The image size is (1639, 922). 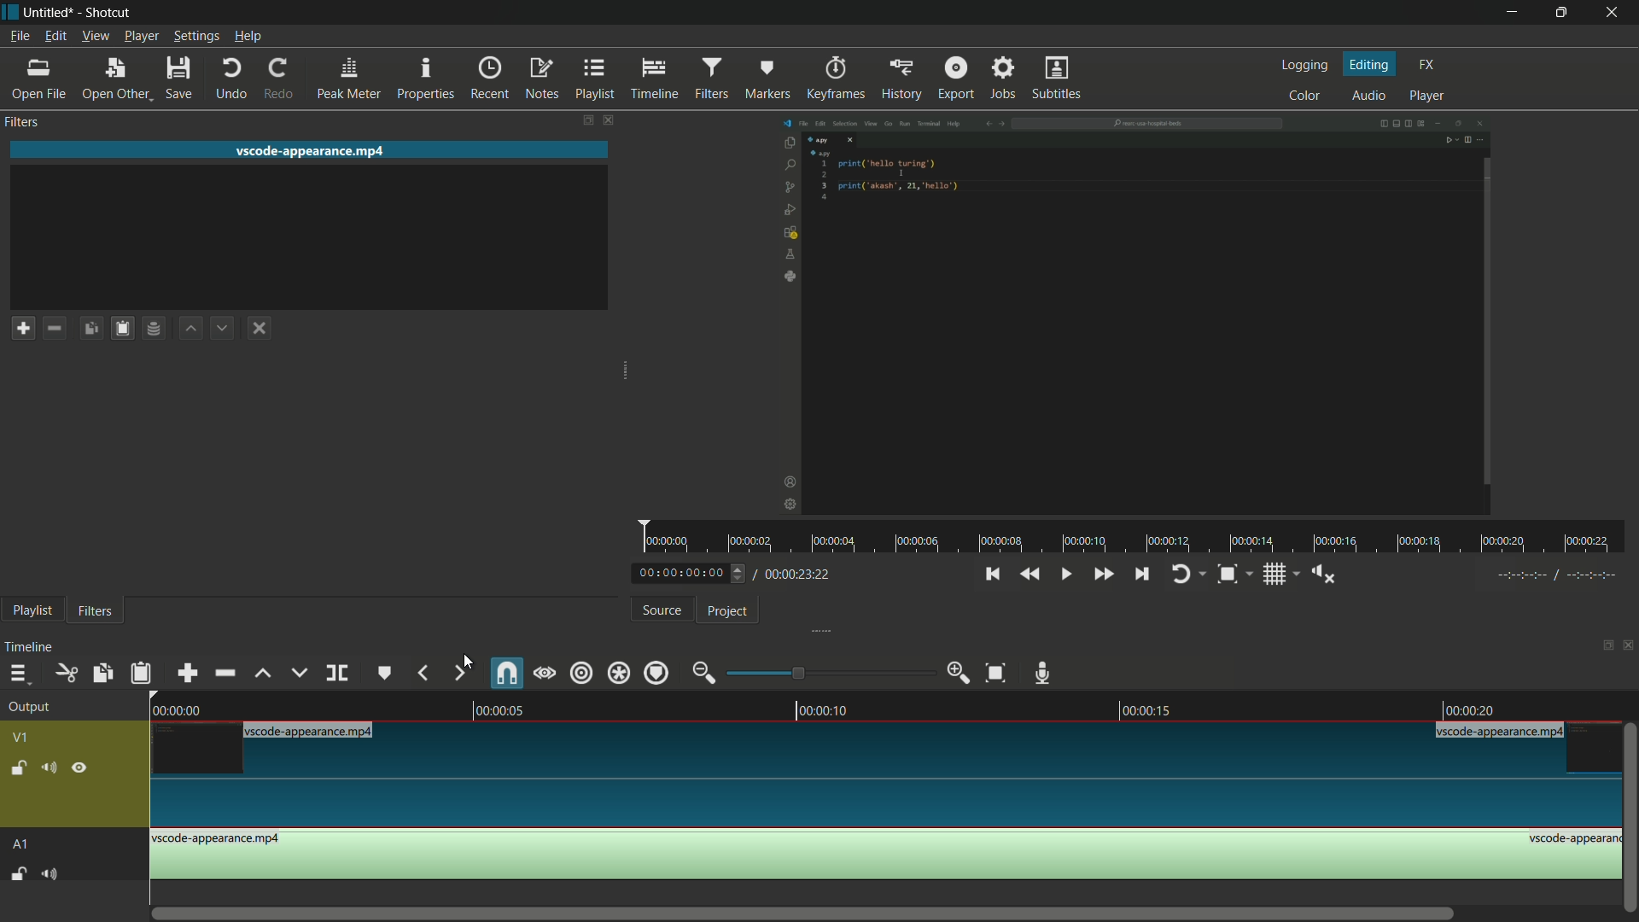 What do you see at coordinates (278, 79) in the screenshot?
I see `redo` at bounding box center [278, 79].